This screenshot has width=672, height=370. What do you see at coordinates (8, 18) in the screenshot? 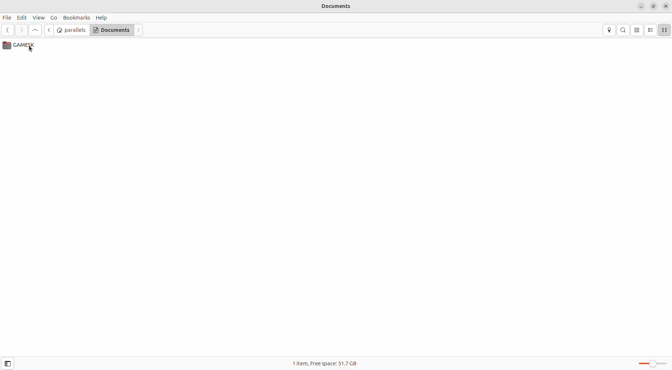
I see `File` at bounding box center [8, 18].